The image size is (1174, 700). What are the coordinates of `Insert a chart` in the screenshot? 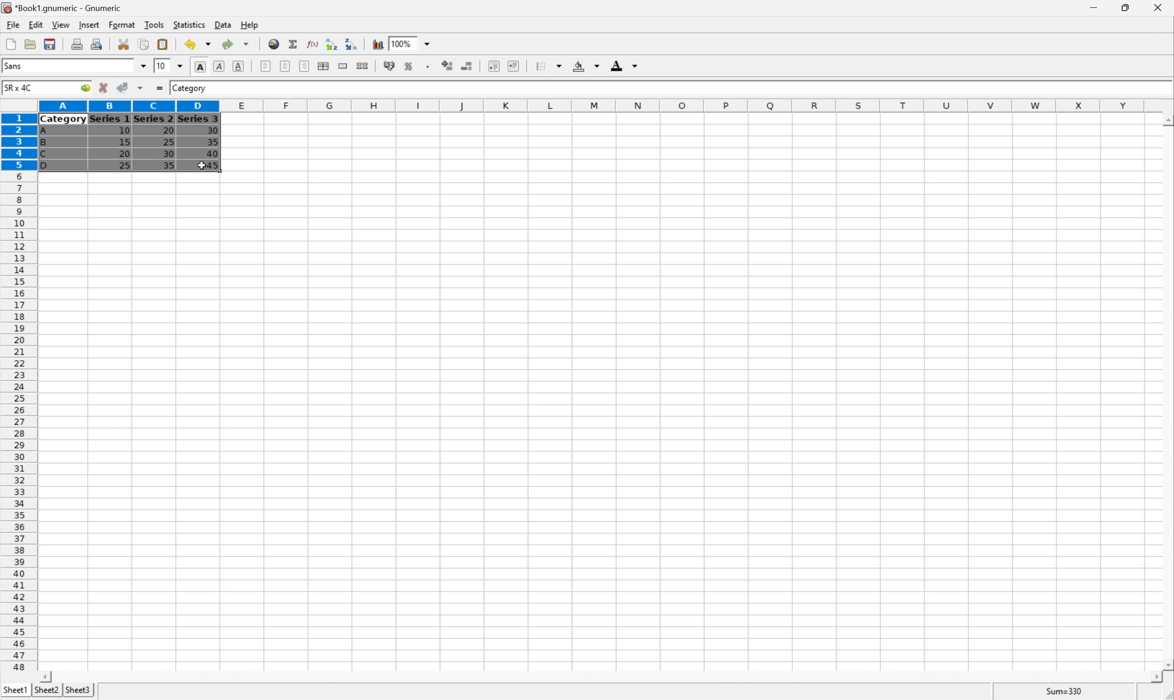 It's located at (377, 44).